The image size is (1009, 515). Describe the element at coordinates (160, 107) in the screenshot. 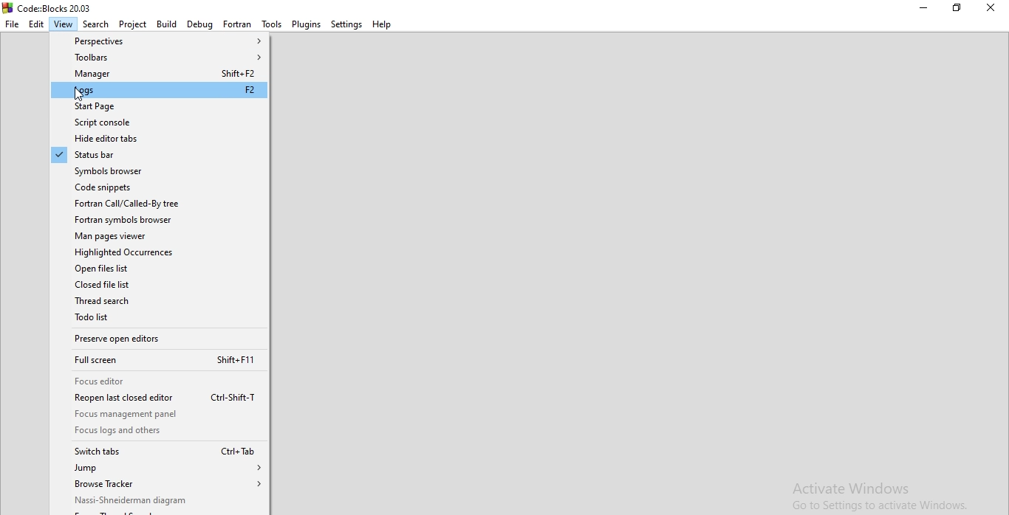

I see `Start Page` at that location.